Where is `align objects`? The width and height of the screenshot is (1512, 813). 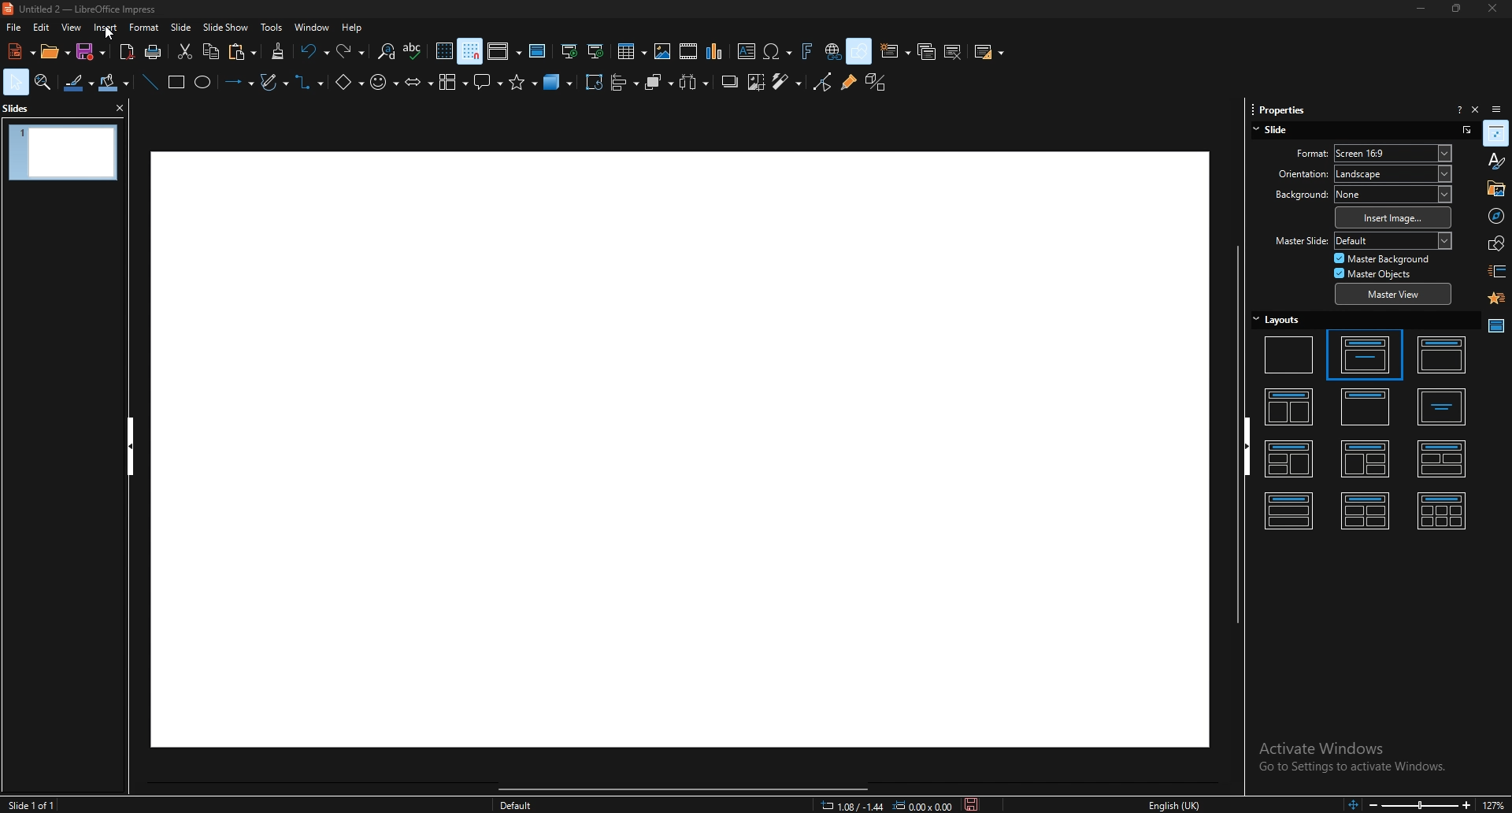 align objects is located at coordinates (624, 82).